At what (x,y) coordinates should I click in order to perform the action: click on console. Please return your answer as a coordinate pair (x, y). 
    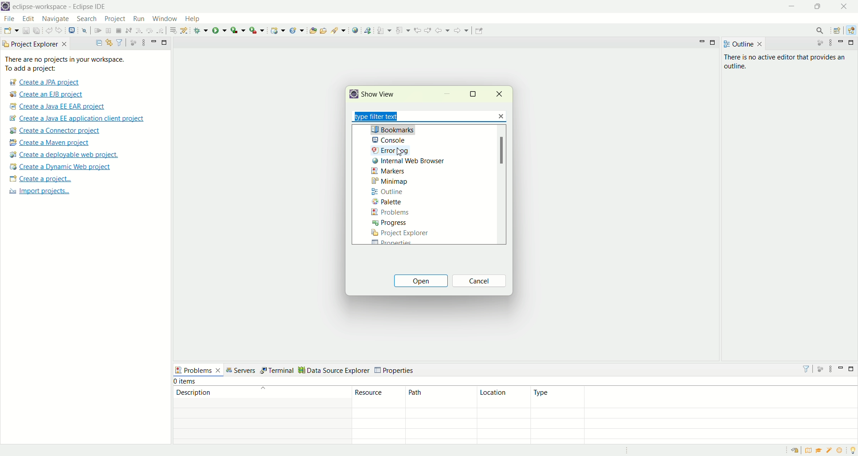
    Looking at the image, I should click on (391, 140).